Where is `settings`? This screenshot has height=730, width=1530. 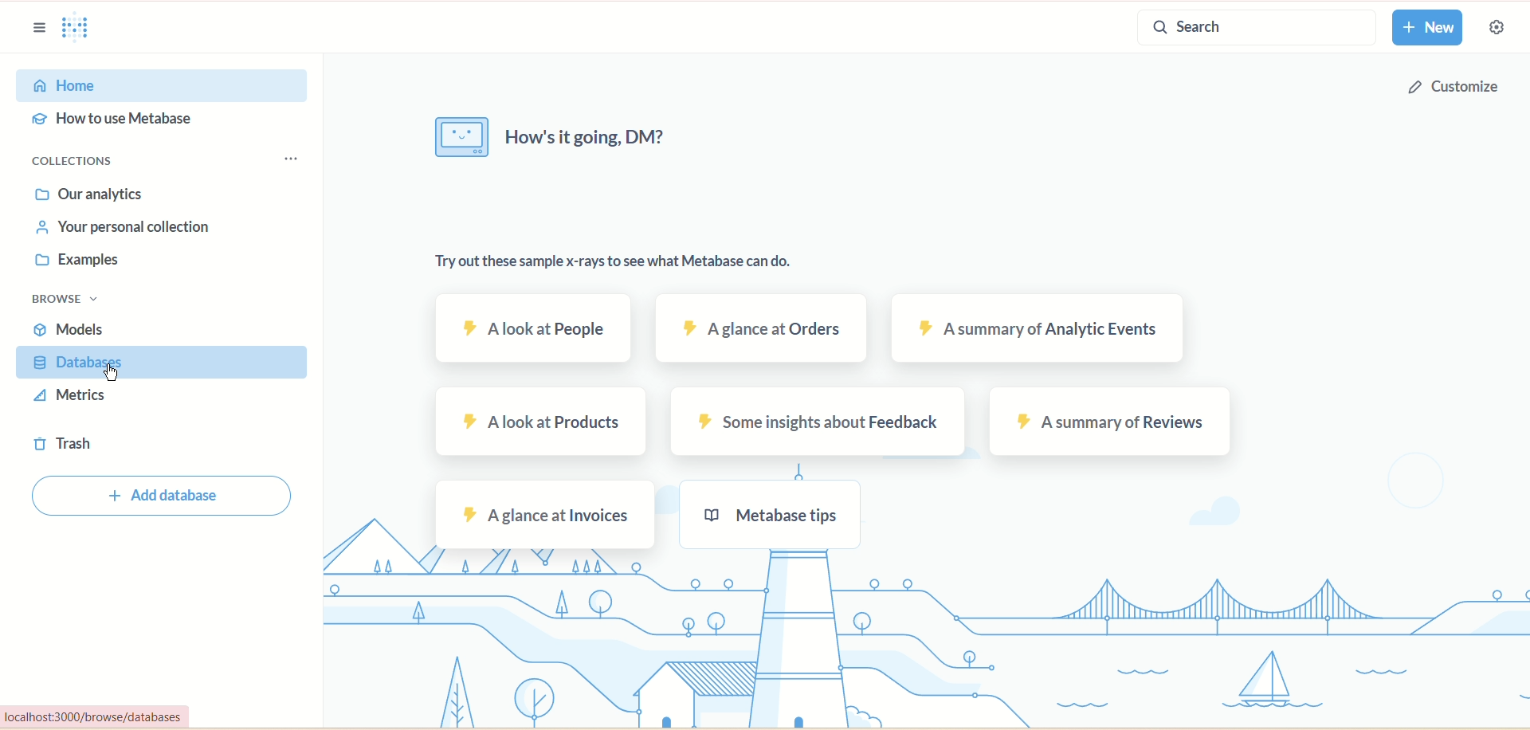
settings is located at coordinates (1504, 29).